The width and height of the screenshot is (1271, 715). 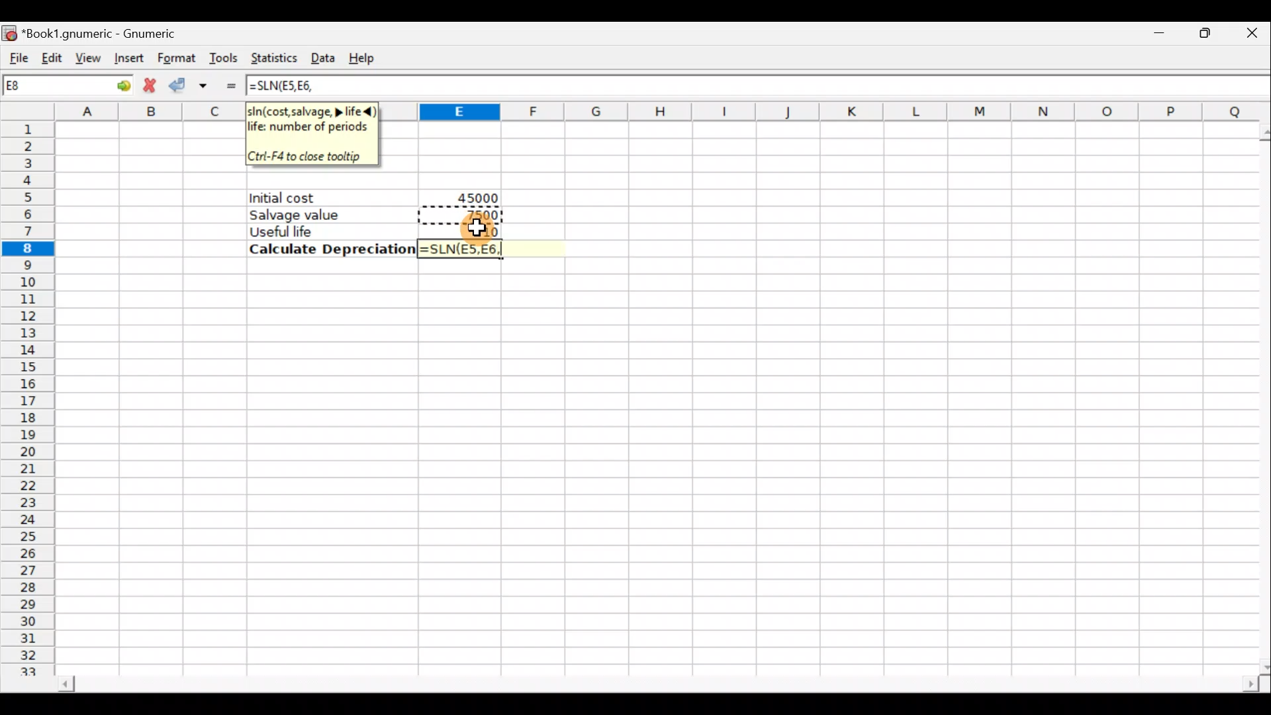 What do you see at coordinates (334, 198) in the screenshot?
I see `Initial cost` at bounding box center [334, 198].